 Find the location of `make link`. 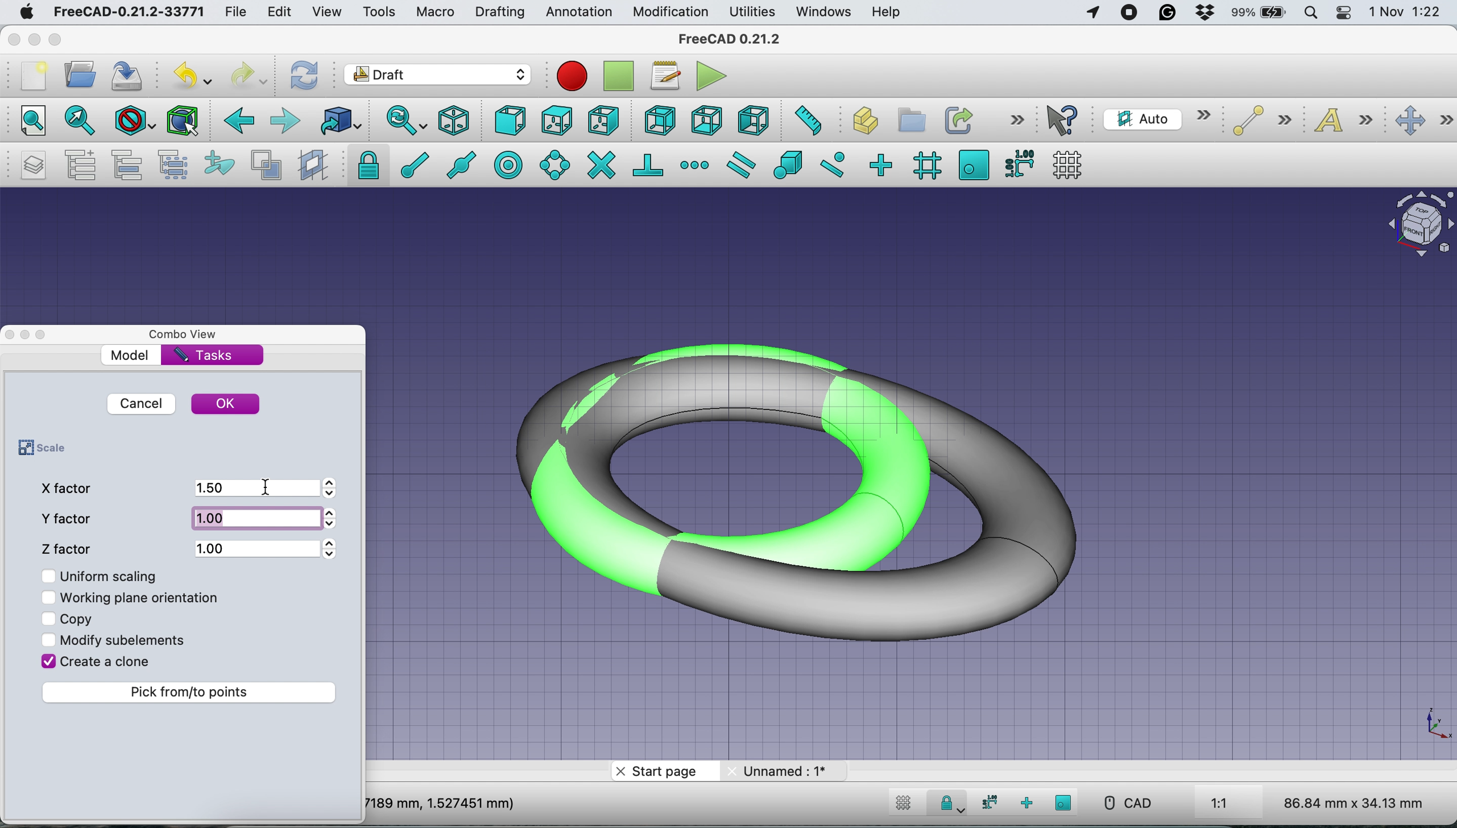

make link is located at coordinates (957, 119).